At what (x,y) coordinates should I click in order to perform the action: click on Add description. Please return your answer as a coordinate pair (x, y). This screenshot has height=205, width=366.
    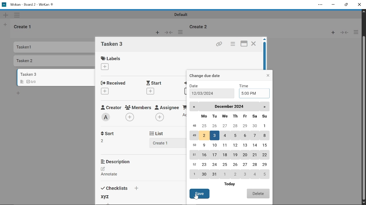
    Looking at the image, I should click on (112, 172).